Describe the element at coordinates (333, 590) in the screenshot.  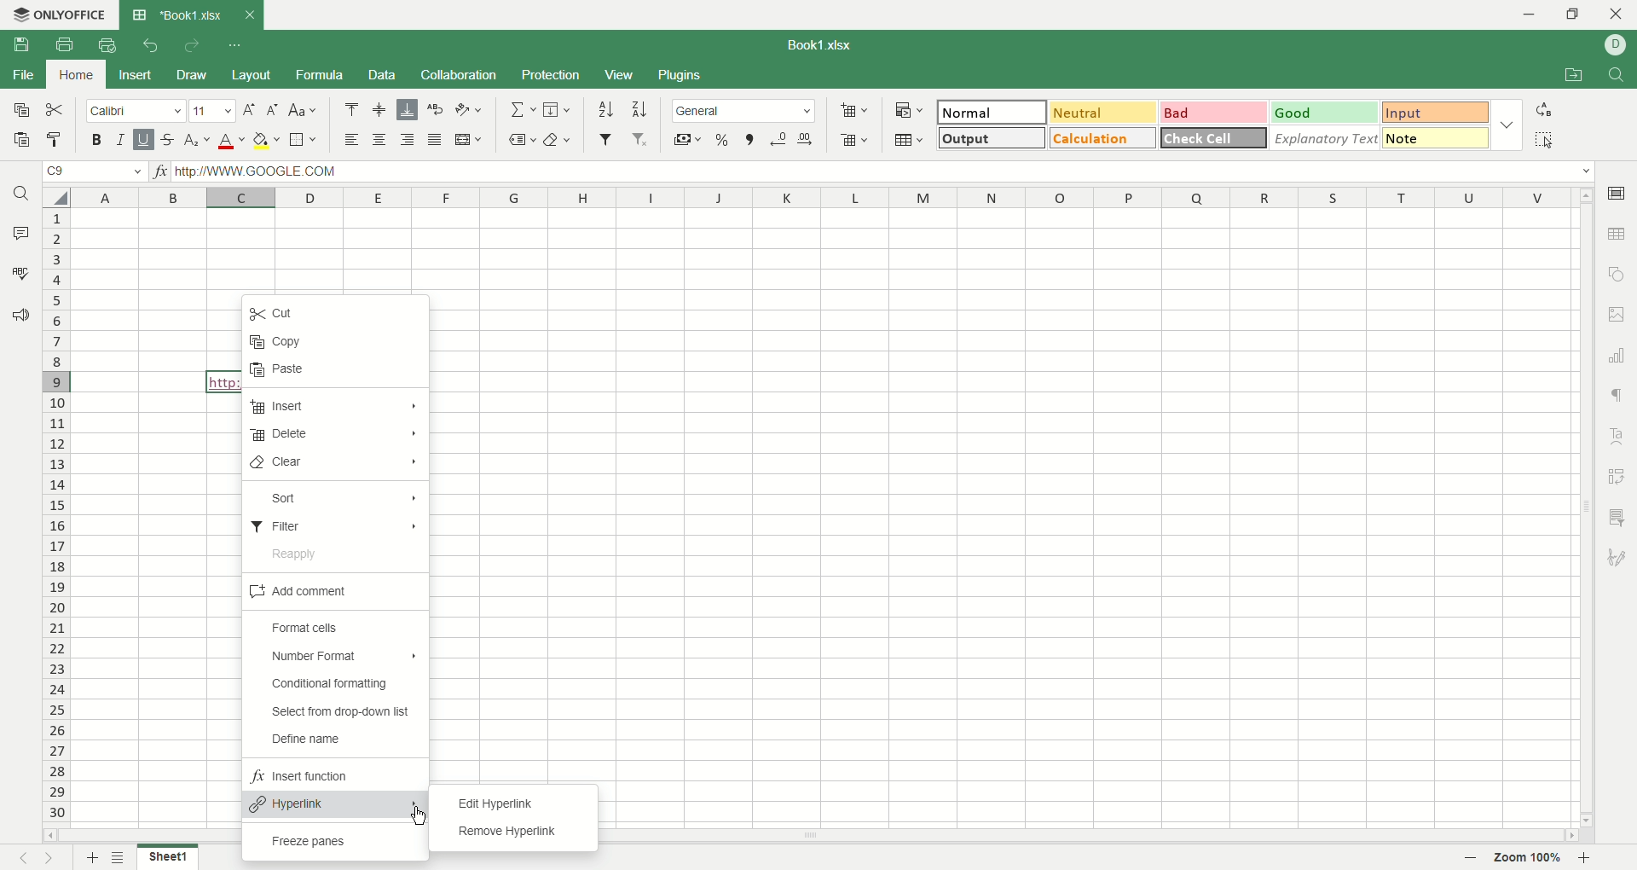
I see `add comment` at that location.